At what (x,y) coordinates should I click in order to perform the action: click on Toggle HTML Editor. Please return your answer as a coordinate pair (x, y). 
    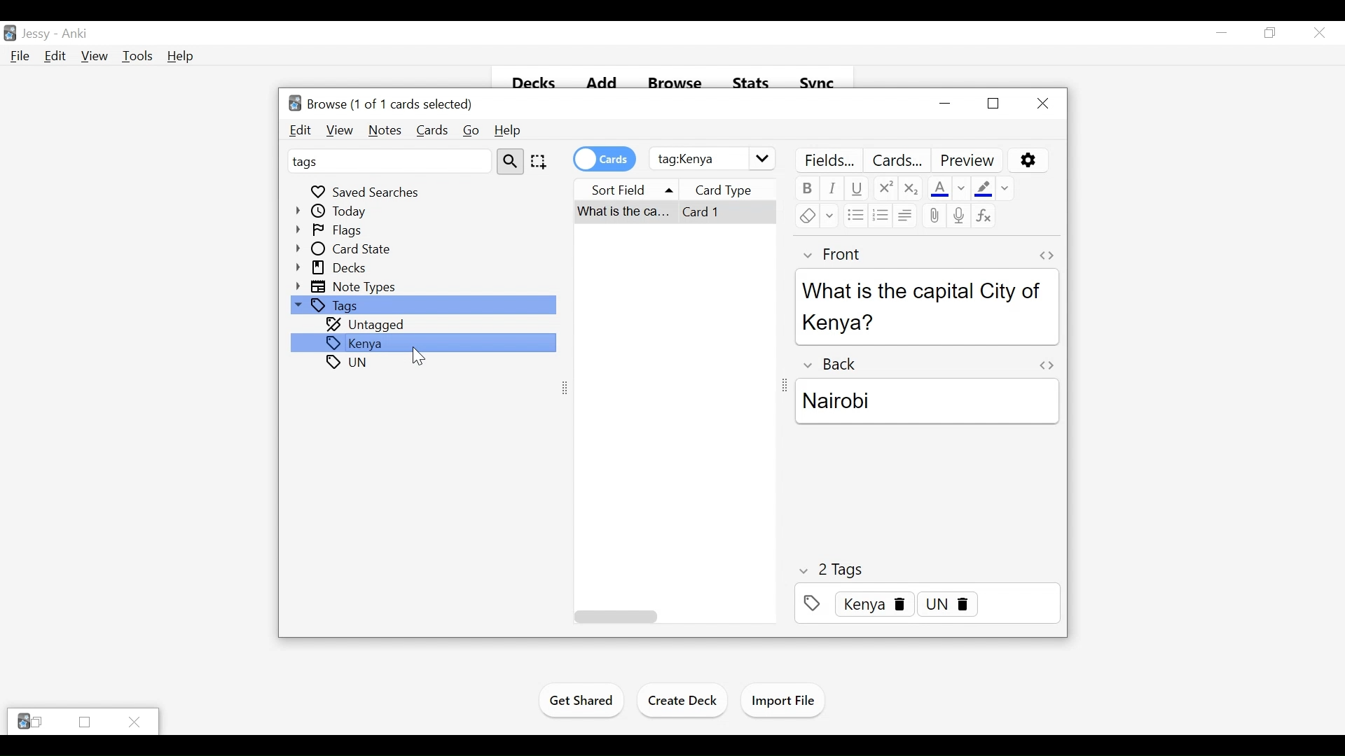
    Looking at the image, I should click on (1046, 255).